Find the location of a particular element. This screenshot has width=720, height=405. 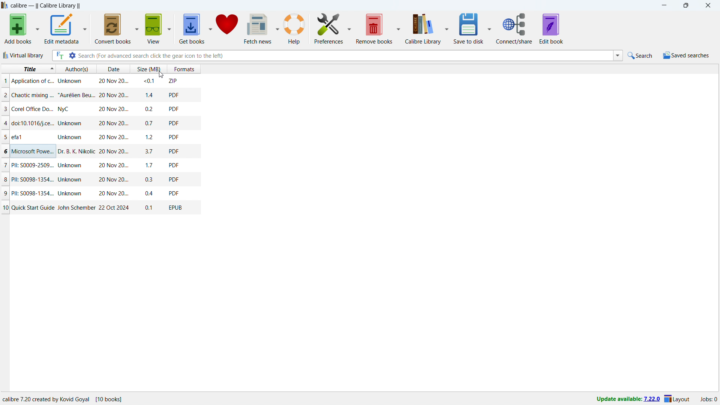

virtual library is located at coordinates (24, 55).